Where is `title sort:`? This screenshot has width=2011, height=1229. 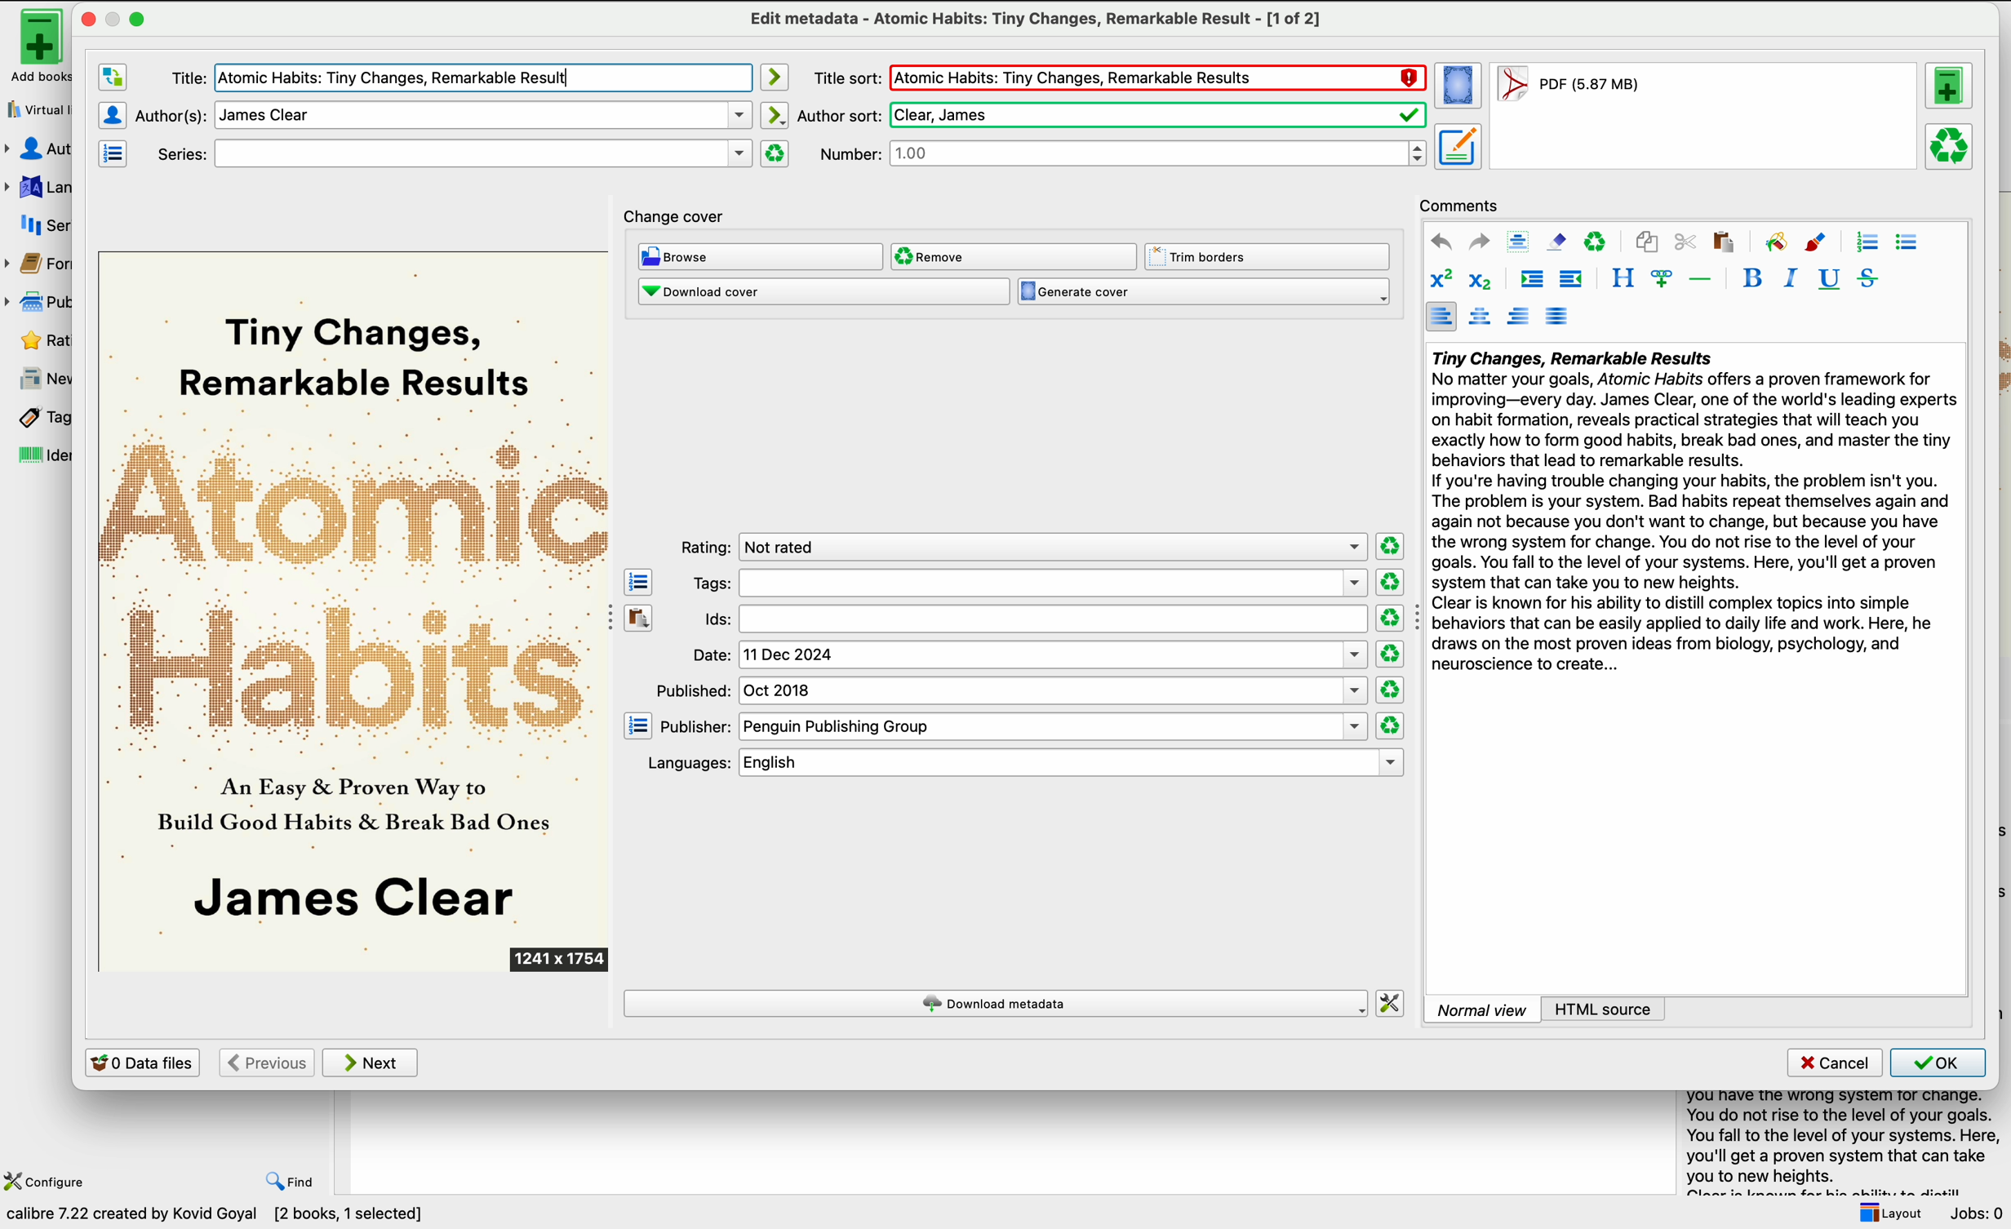 title sort: is located at coordinates (846, 78).